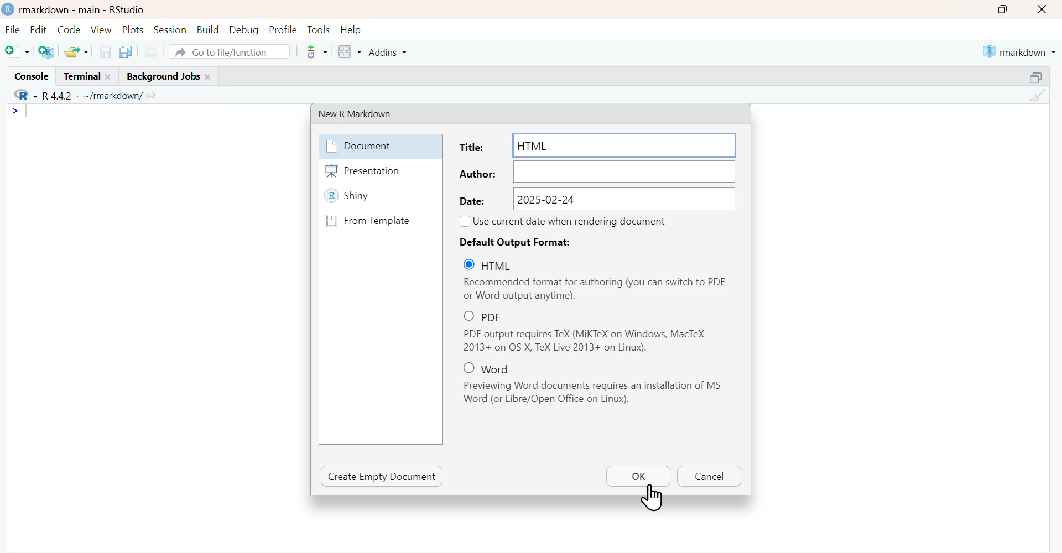 Image resolution: width=1062 pixels, height=553 pixels. What do you see at coordinates (134, 30) in the screenshot?
I see `Plots` at bounding box center [134, 30].